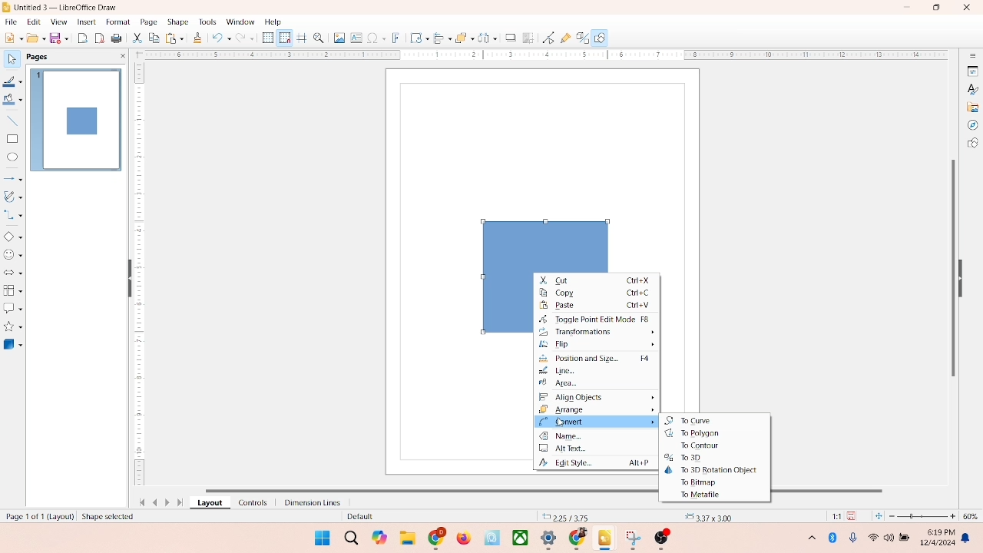 This screenshot has height=553, width=983. I want to click on last page, so click(181, 503).